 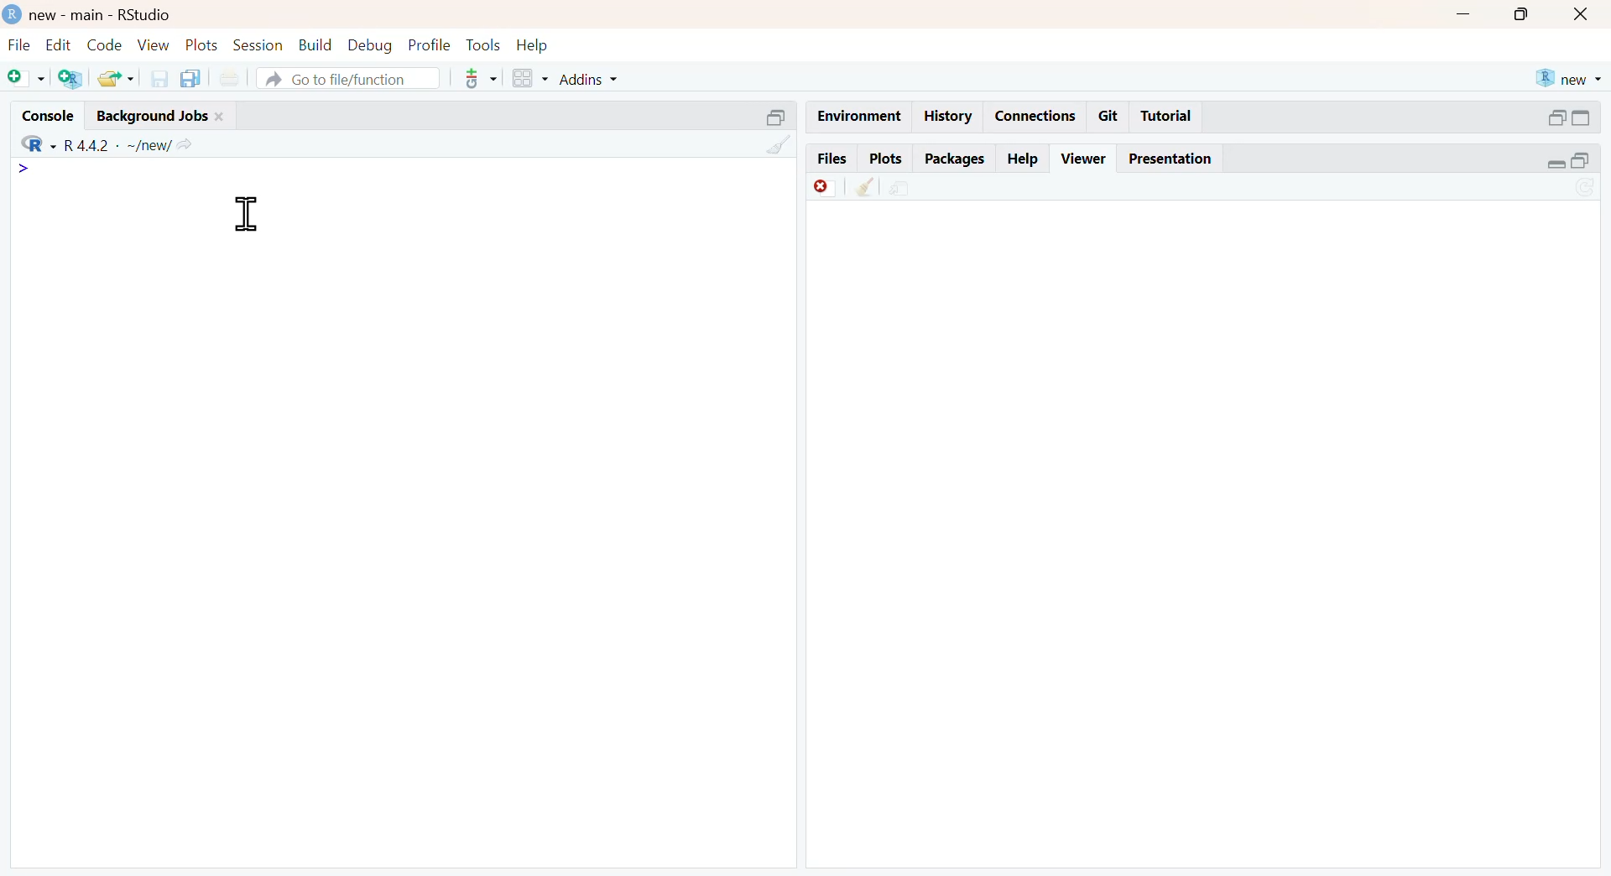 What do you see at coordinates (72, 79) in the screenshot?
I see `add R file` at bounding box center [72, 79].